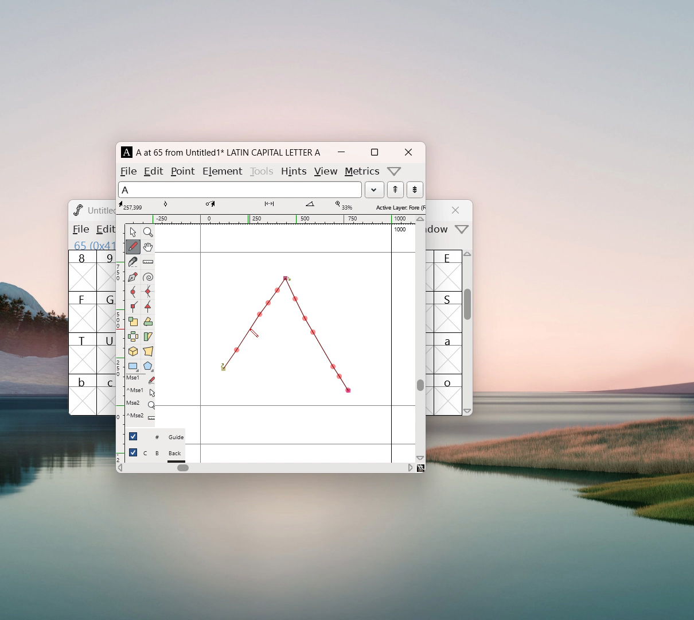 This screenshot has width=694, height=620. What do you see at coordinates (270, 219) in the screenshot?
I see `horizontal ruler` at bounding box center [270, 219].